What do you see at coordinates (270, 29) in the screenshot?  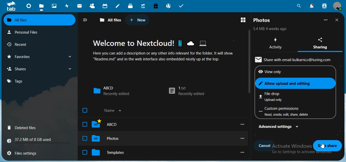 I see `text` at bounding box center [270, 29].